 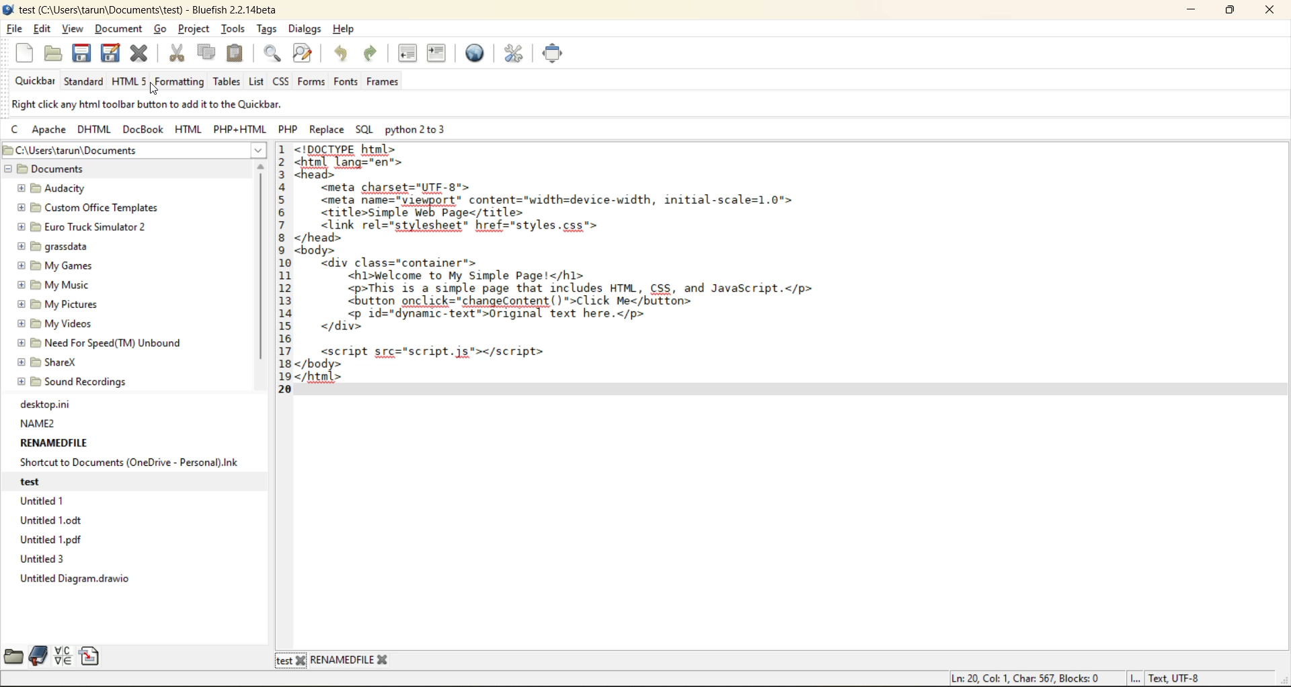 I want to click on apache, so click(x=49, y=128).